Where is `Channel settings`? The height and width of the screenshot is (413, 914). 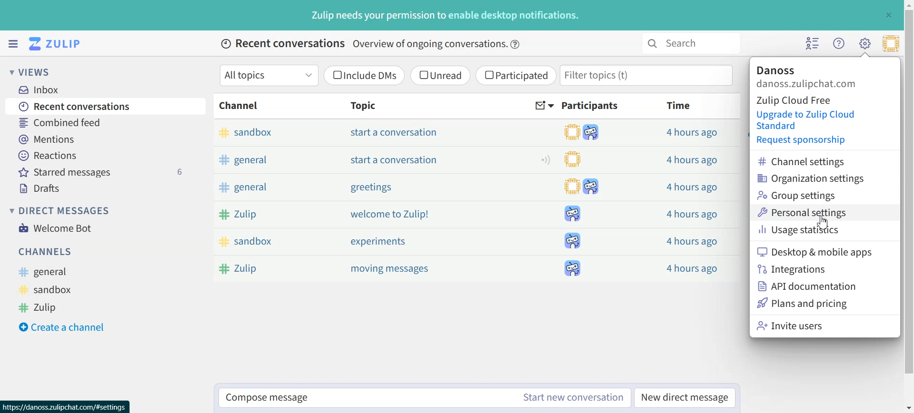
Channel settings is located at coordinates (812, 160).